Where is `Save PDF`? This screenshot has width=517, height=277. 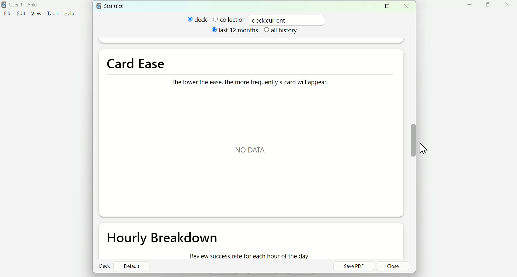
Save PDF is located at coordinates (353, 266).